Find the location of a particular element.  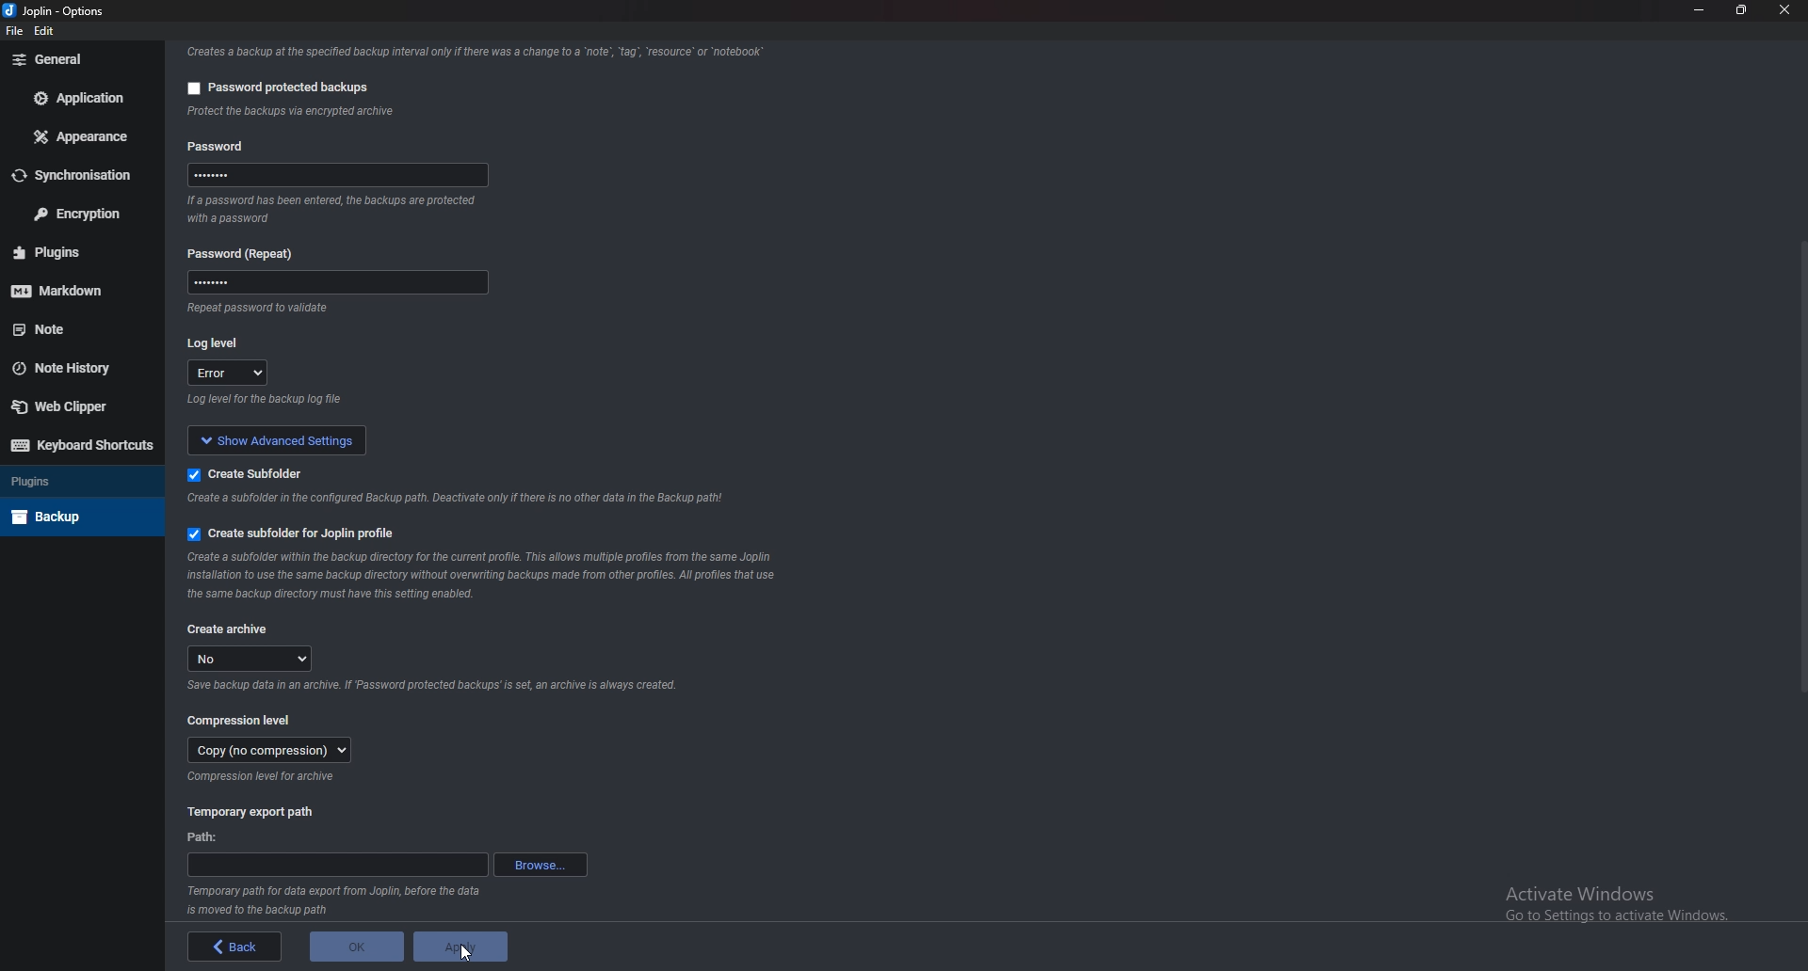

note is located at coordinates (74, 329).